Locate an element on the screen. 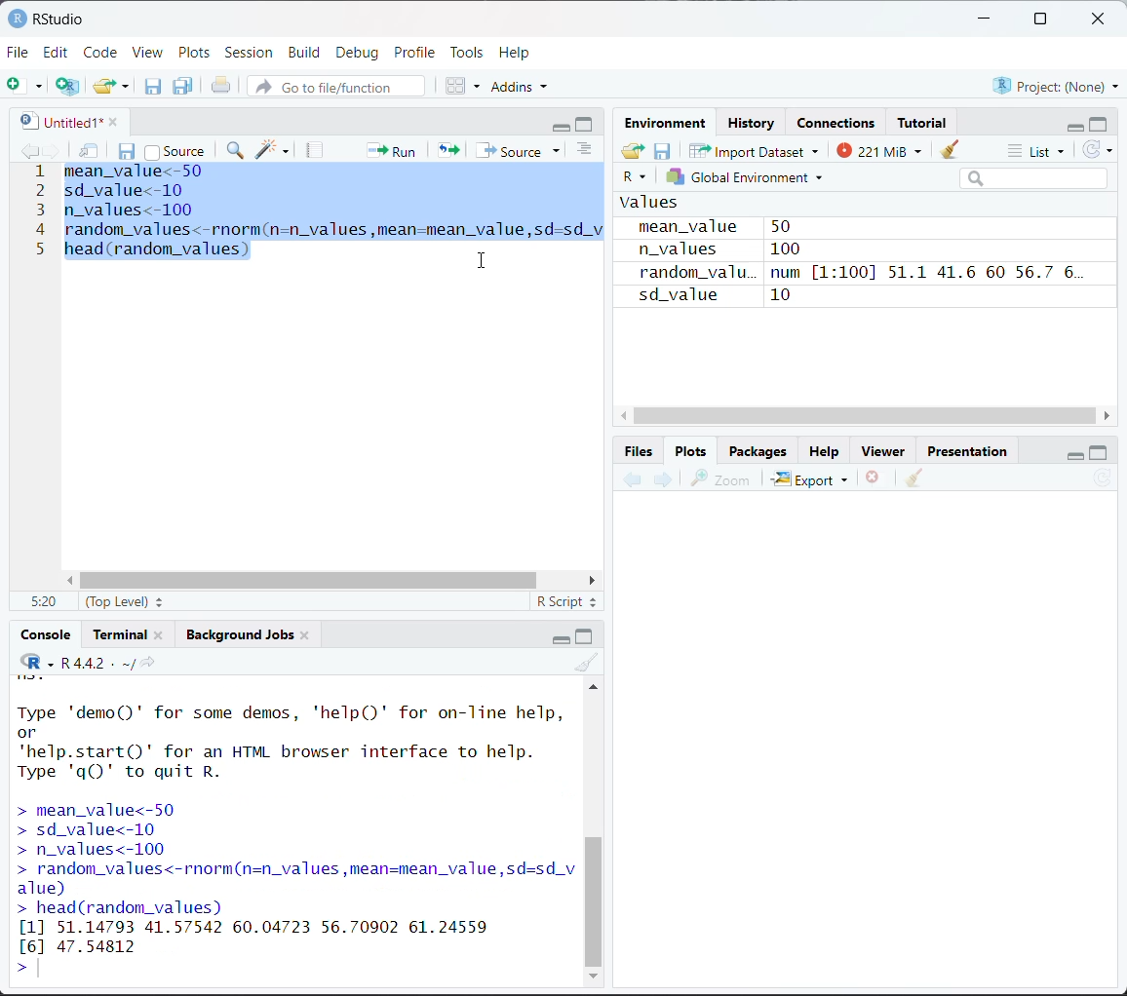  (top level) is located at coordinates (127, 601).